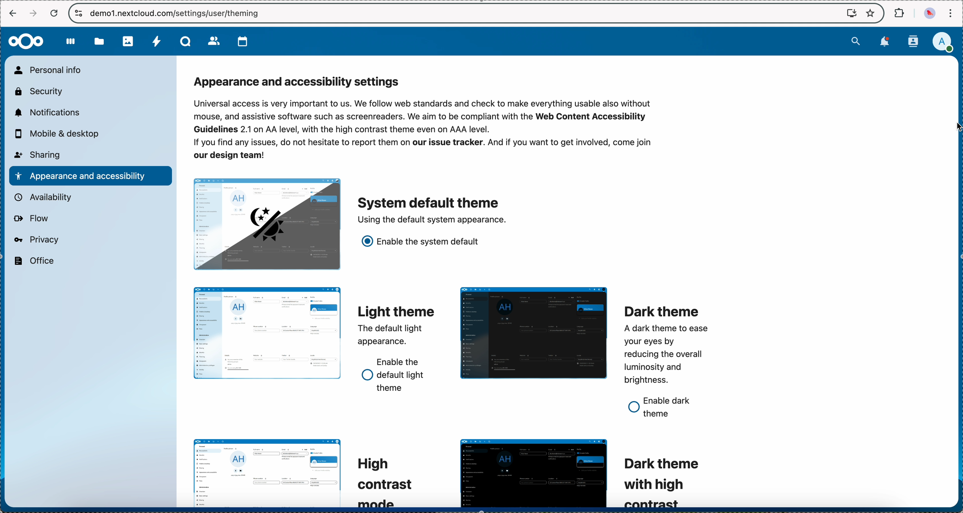  I want to click on navigate back, so click(13, 13).